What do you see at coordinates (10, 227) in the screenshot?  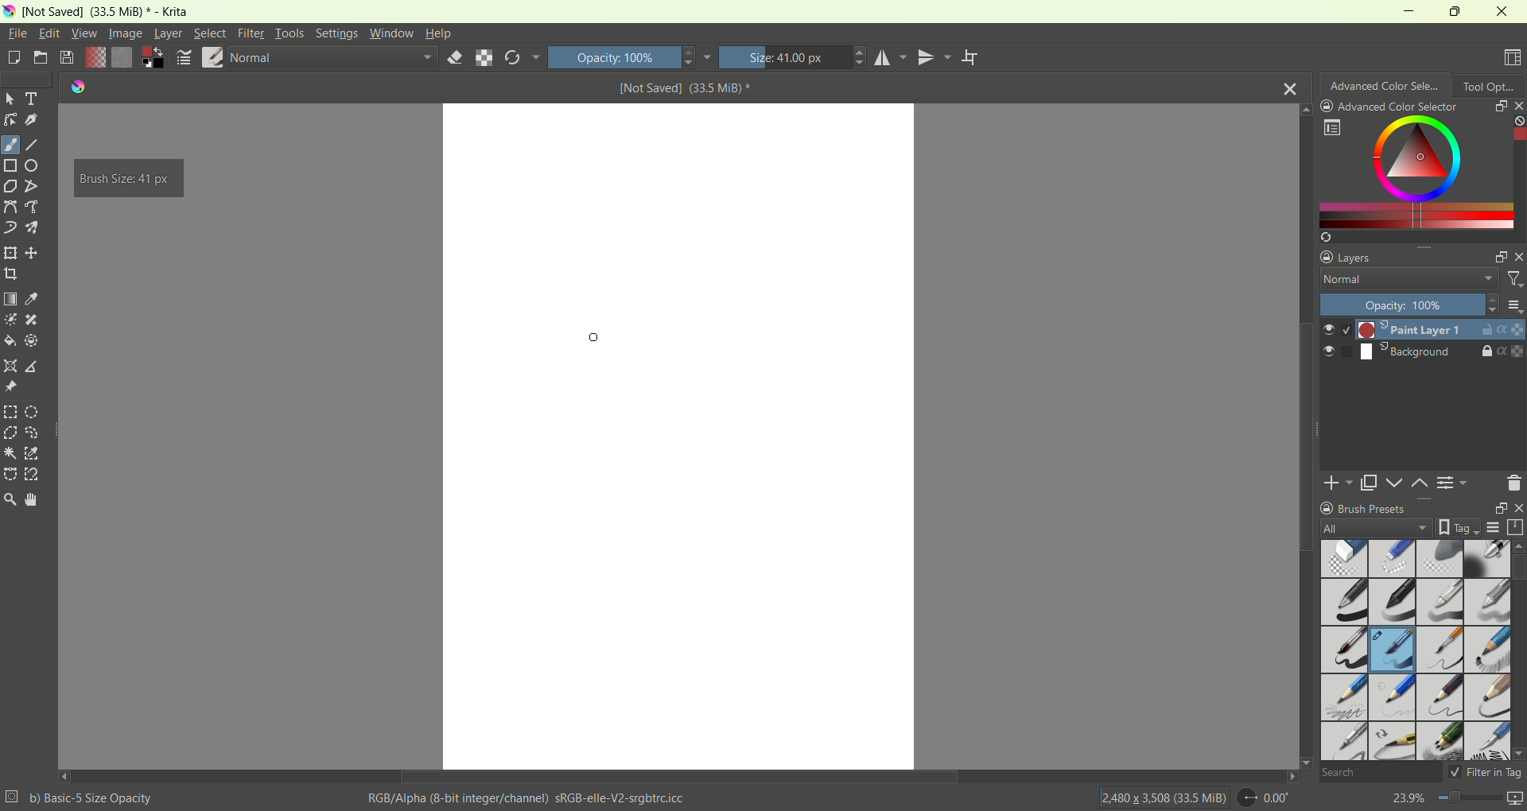 I see `dynamic brush` at bounding box center [10, 227].